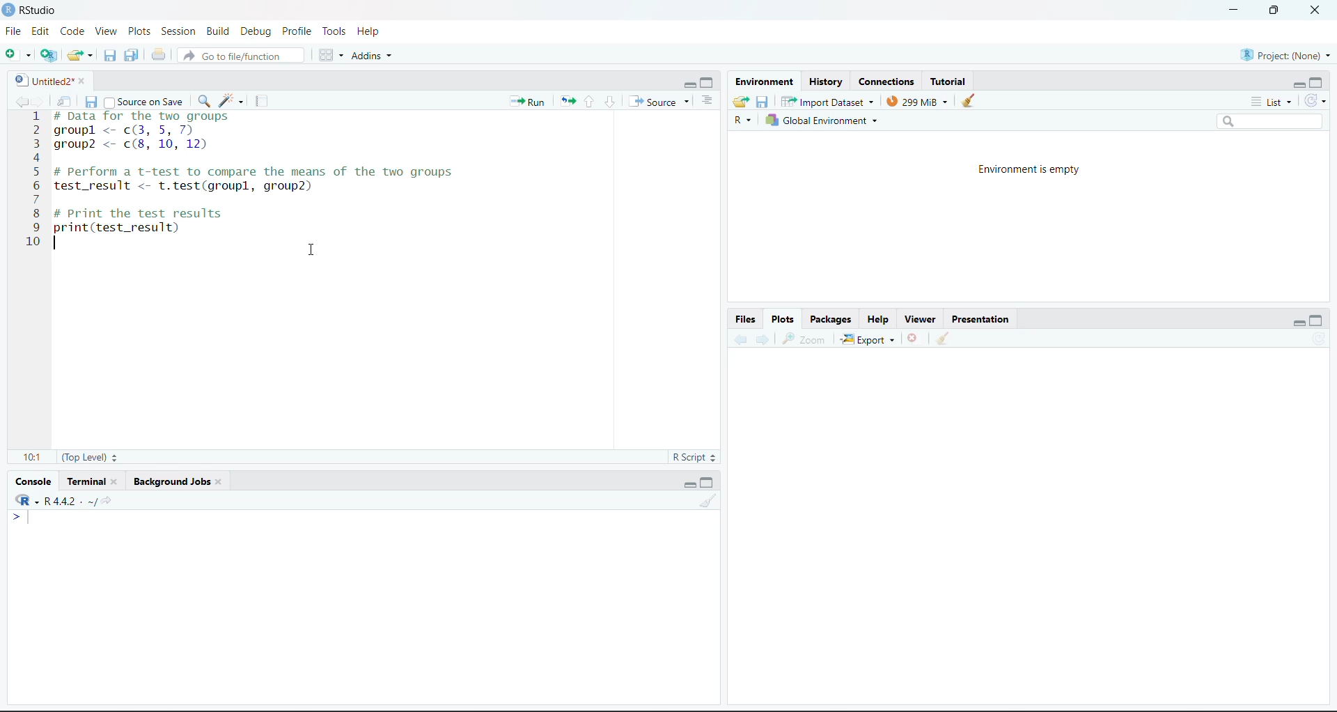  What do you see at coordinates (890, 82) in the screenshot?
I see `Connections` at bounding box center [890, 82].